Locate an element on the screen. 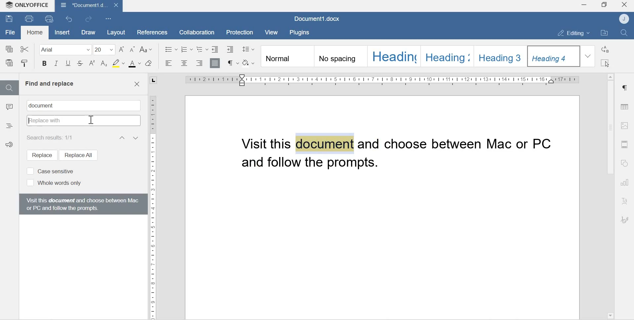  Paragraph settings is located at coordinates (624, 88).